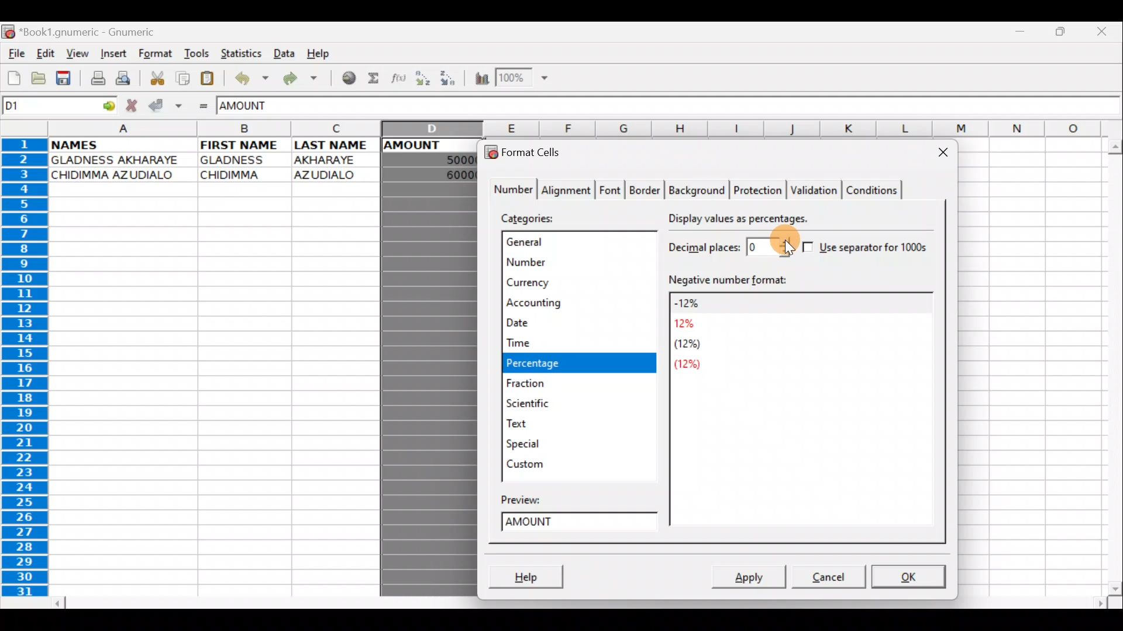  Describe the element at coordinates (647, 189) in the screenshot. I see `Border` at that location.